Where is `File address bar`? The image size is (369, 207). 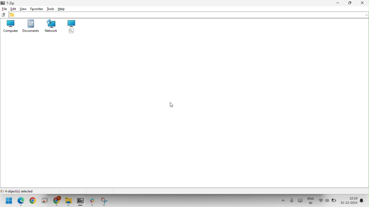
File address bar is located at coordinates (189, 15).